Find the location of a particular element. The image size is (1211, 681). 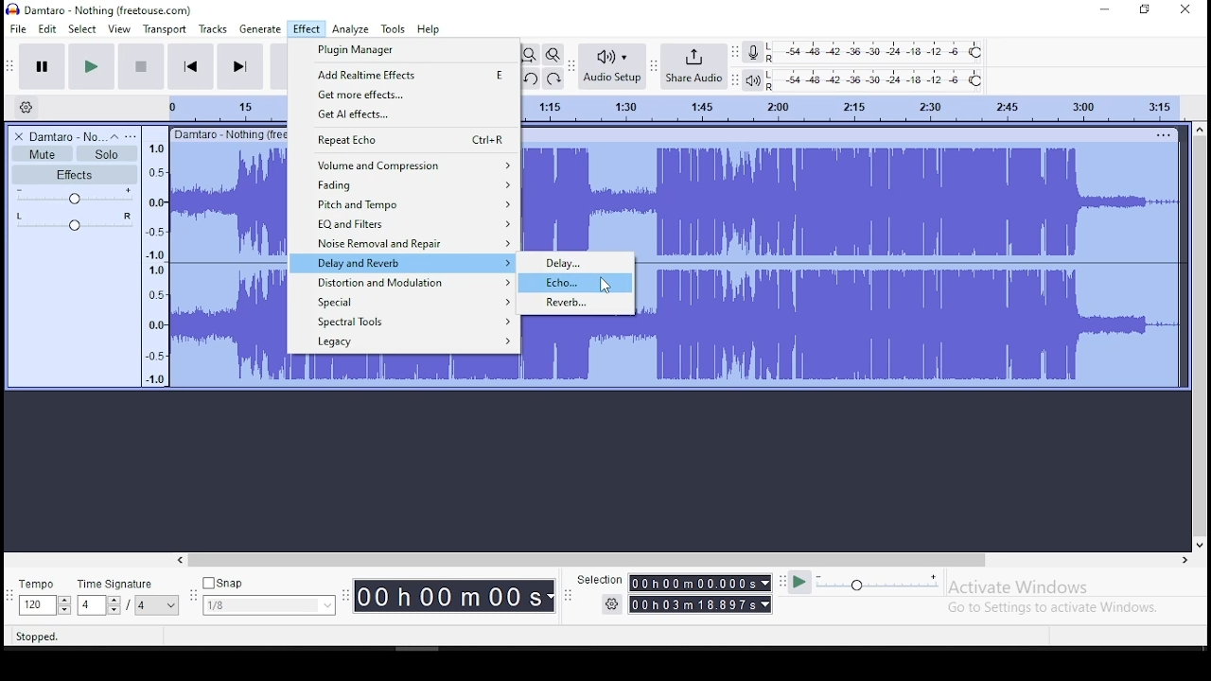

effects is located at coordinates (307, 29).